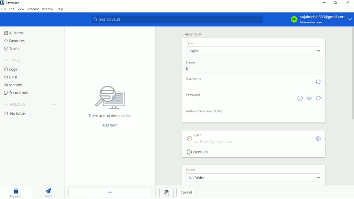 The height and width of the screenshot is (199, 354). What do you see at coordinates (14, 85) in the screenshot?
I see `Identity` at bounding box center [14, 85].